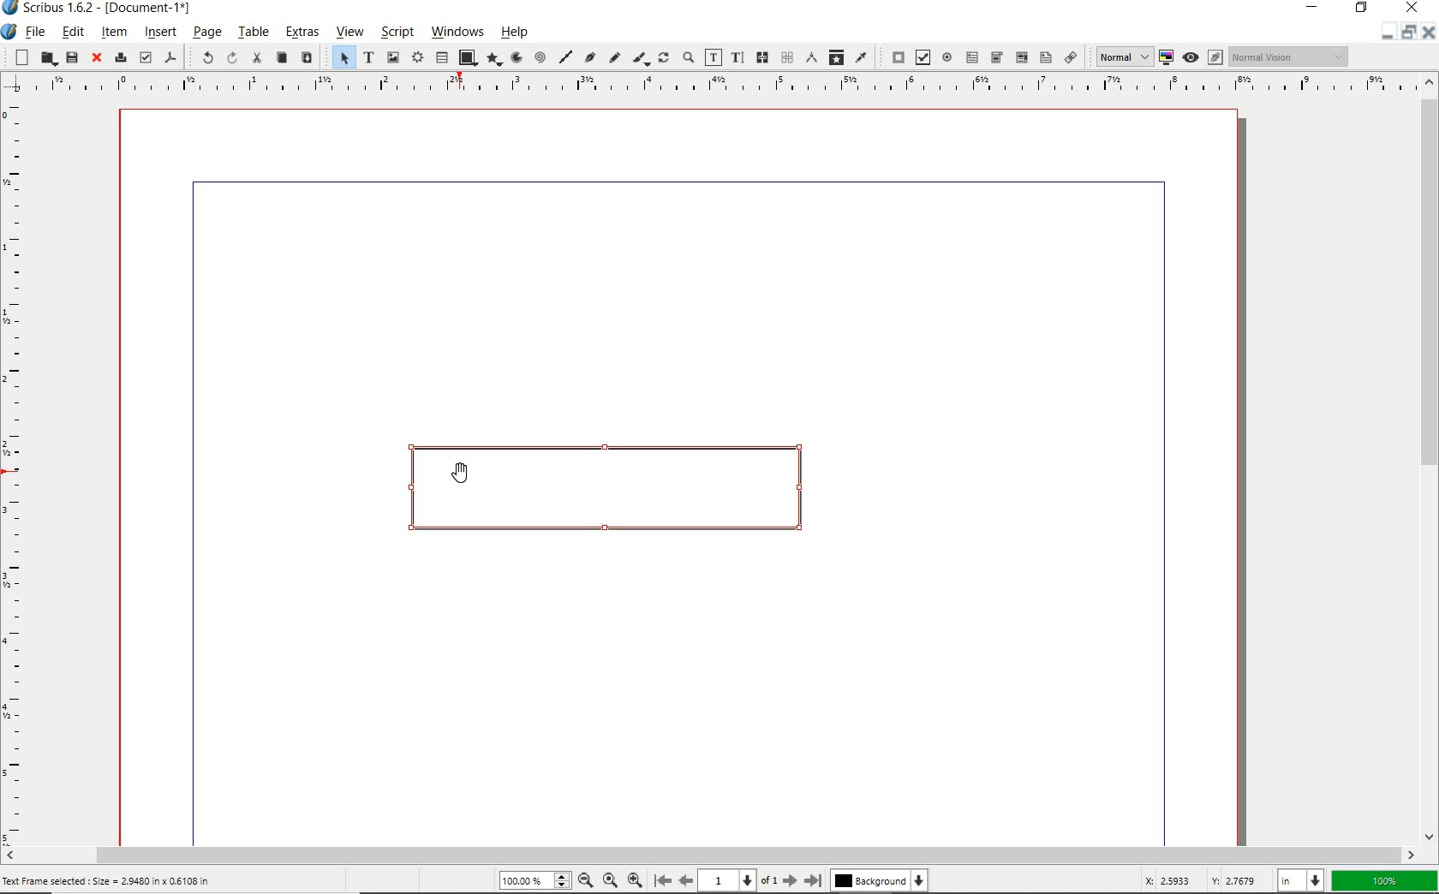  Describe the element at coordinates (36, 33) in the screenshot. I see `file` at that location.